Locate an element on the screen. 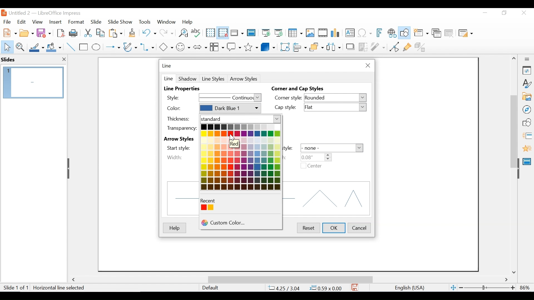 The image size is (534, 300). Arrange is located at coordinates (316, 46).